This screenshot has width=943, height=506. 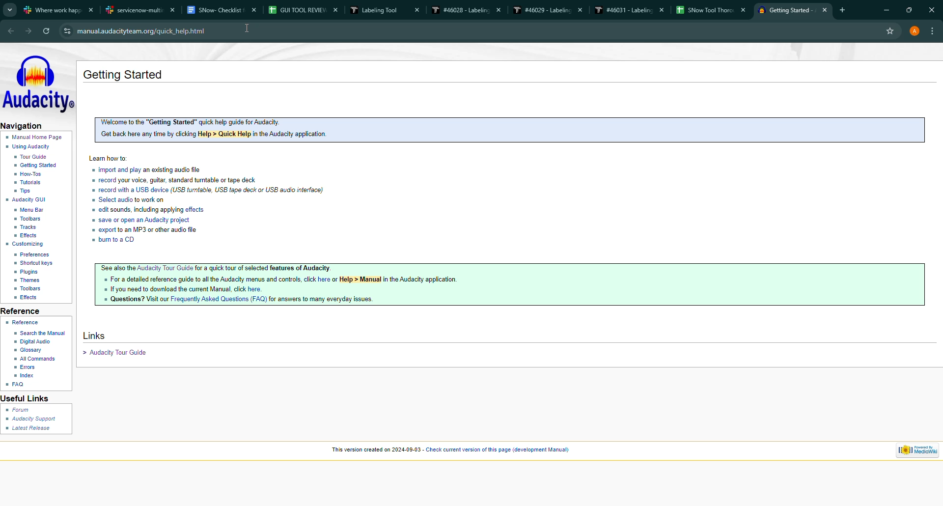 What do you see at coordinates (625, 10) in the screenshot?
I see `#46031 - Labeling` at bounding box center [625, 10].